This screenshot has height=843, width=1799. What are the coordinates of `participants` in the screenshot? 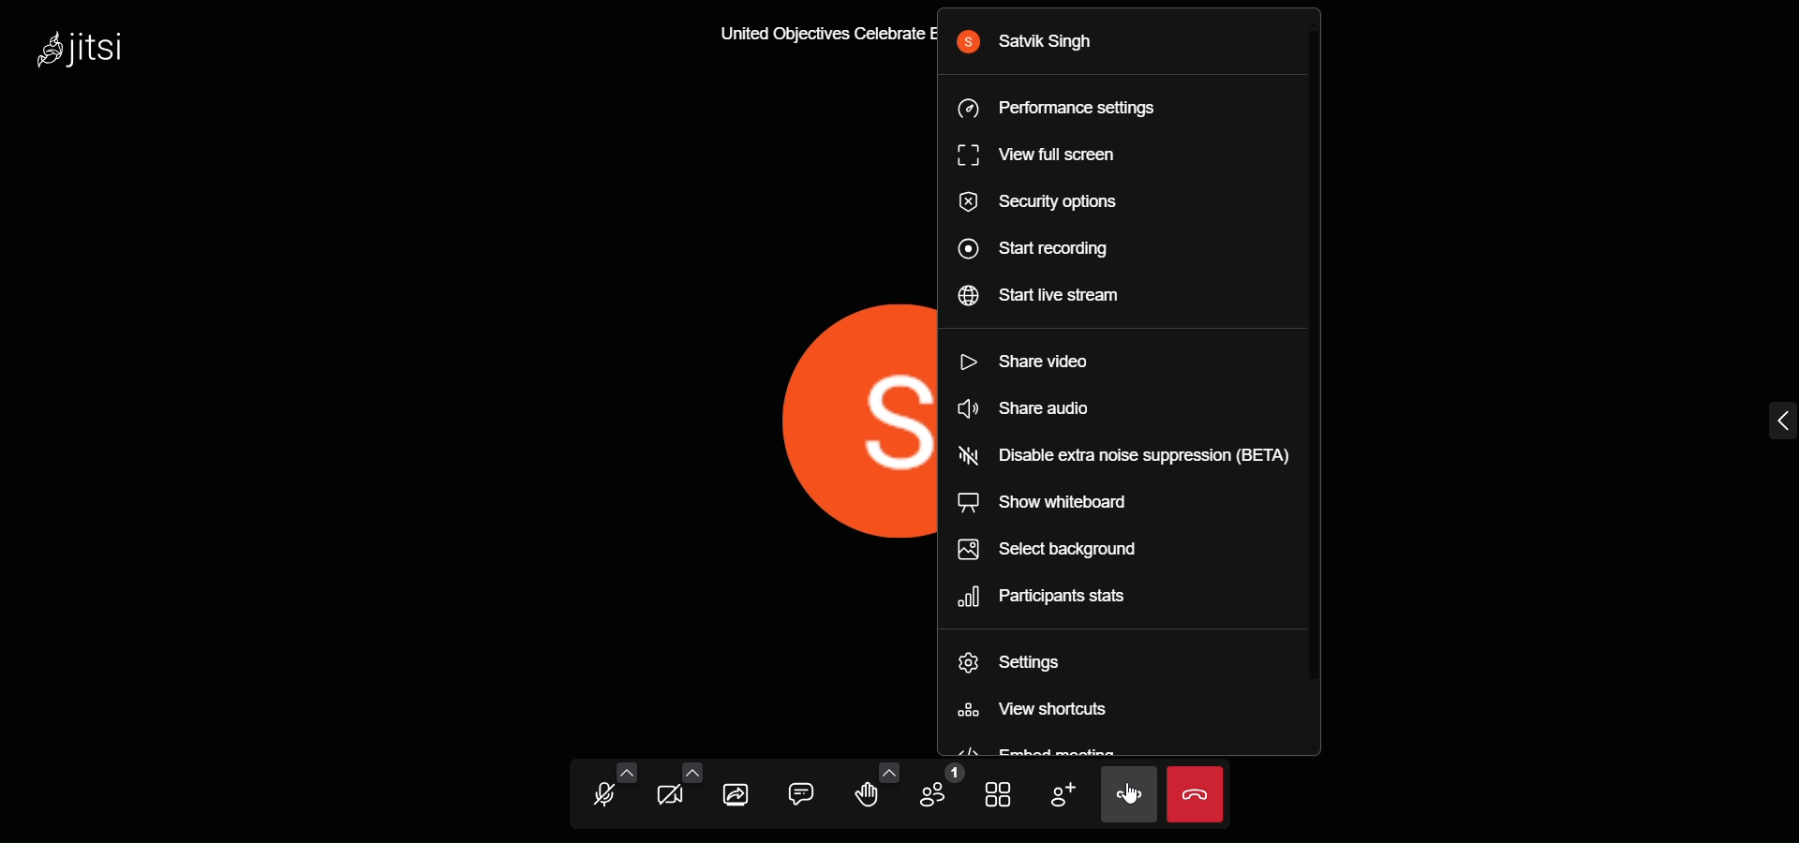 It's located at (1053, 598).